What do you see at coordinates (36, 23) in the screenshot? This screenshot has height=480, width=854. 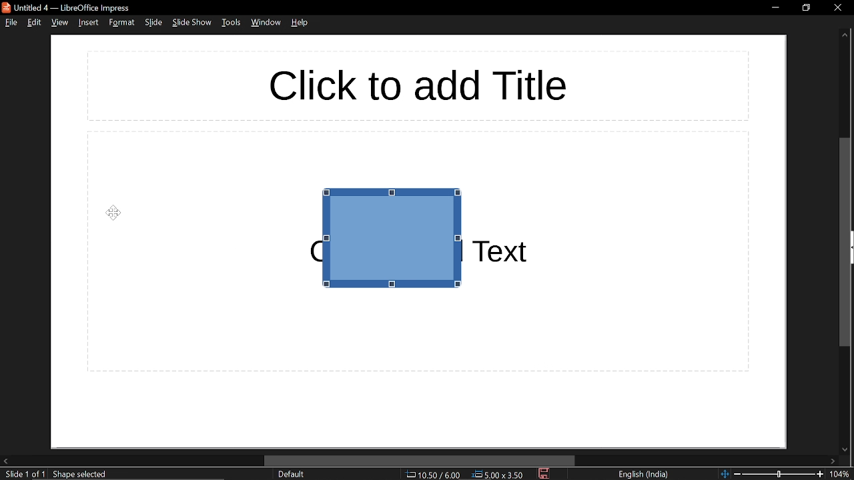 I see `edit` at bounding box center [36, 23].